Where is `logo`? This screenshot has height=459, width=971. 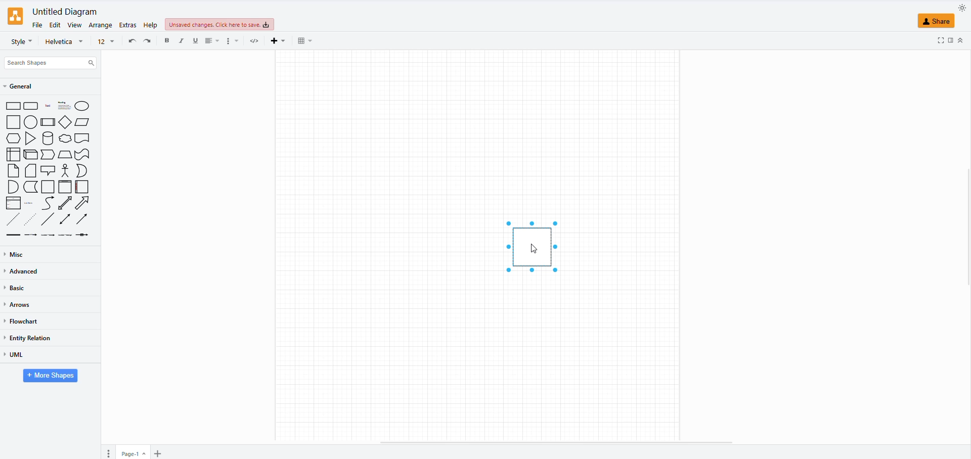
logo is located at coordinates (15, 16).